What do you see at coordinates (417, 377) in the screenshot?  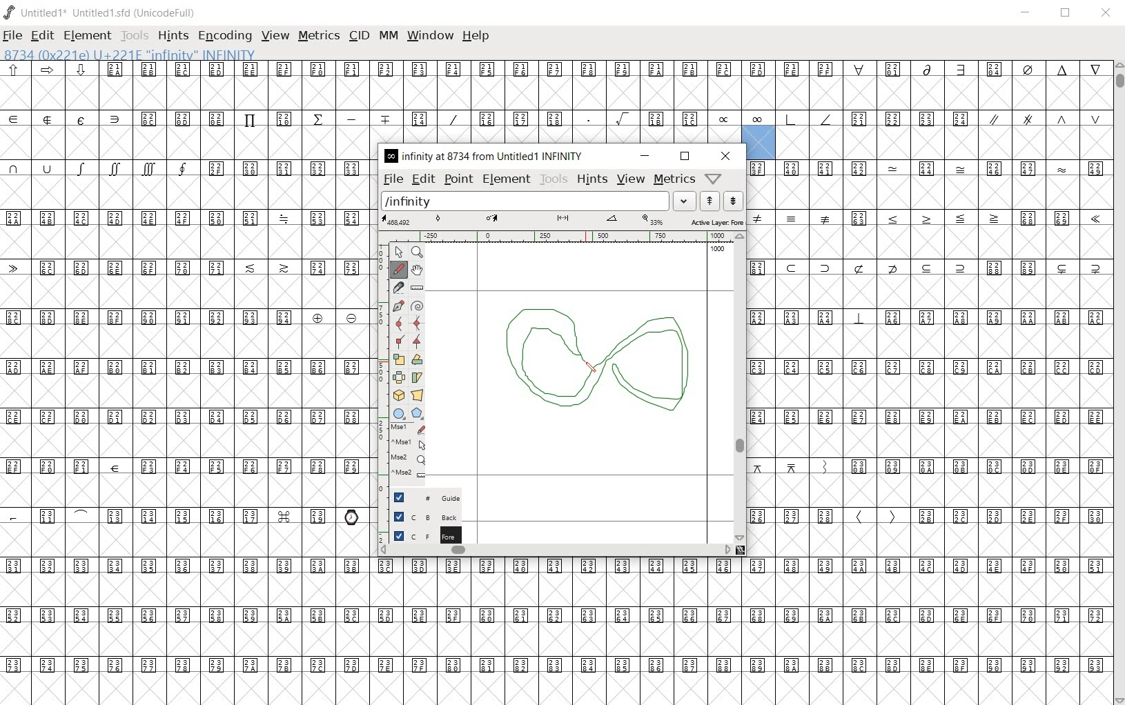 I see `skew the selection` at bounding box center [417, 377].